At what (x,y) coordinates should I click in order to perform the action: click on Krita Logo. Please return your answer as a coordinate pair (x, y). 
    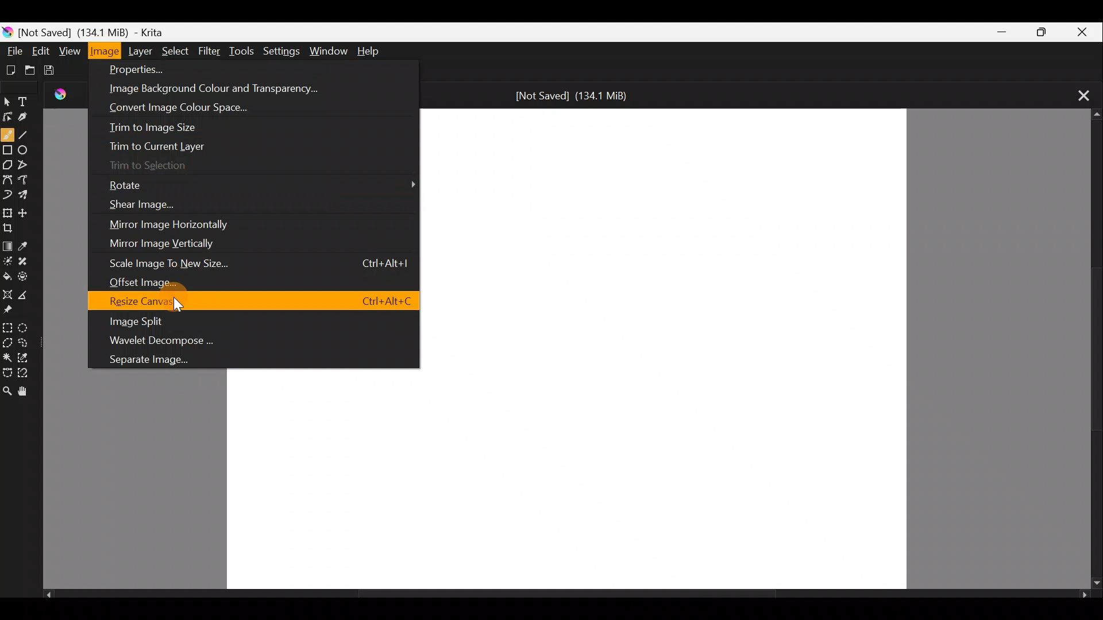
    Looking at the image, I should click on (8, 29).